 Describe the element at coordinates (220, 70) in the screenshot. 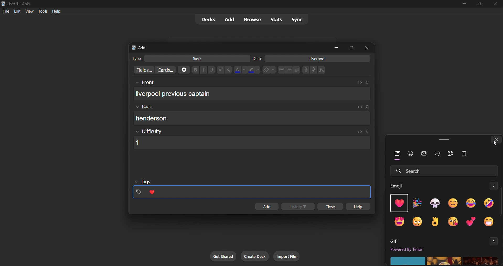

I see `superscript` at that location.